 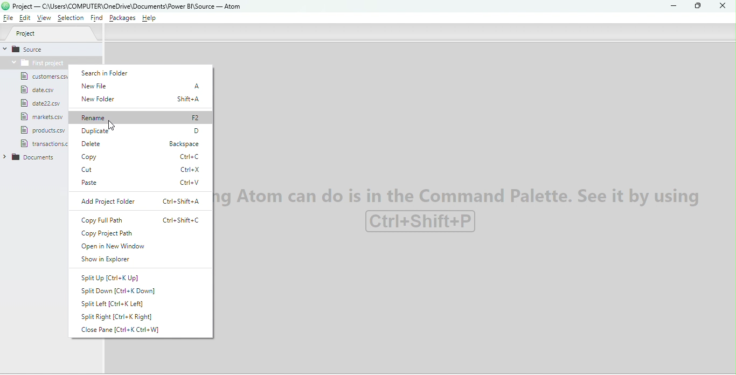 What do you see at coordinates (36, 63) in the screenshot?
I see `Folder` at bounding box center [36, 63].